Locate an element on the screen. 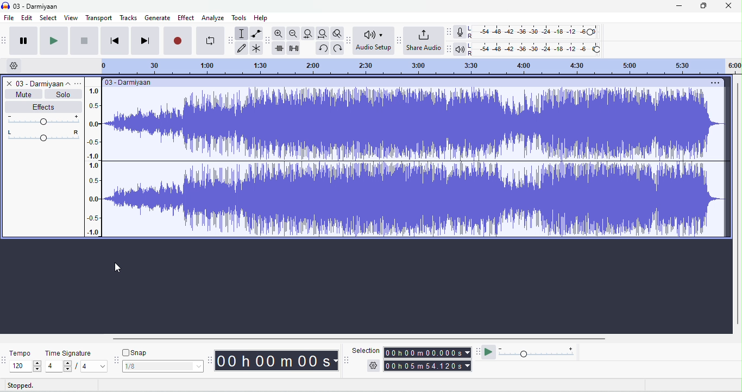 Image resolution: width=742 pixels, height=392 pixels. vertical scroll bar is located at coordinates (737, 206).